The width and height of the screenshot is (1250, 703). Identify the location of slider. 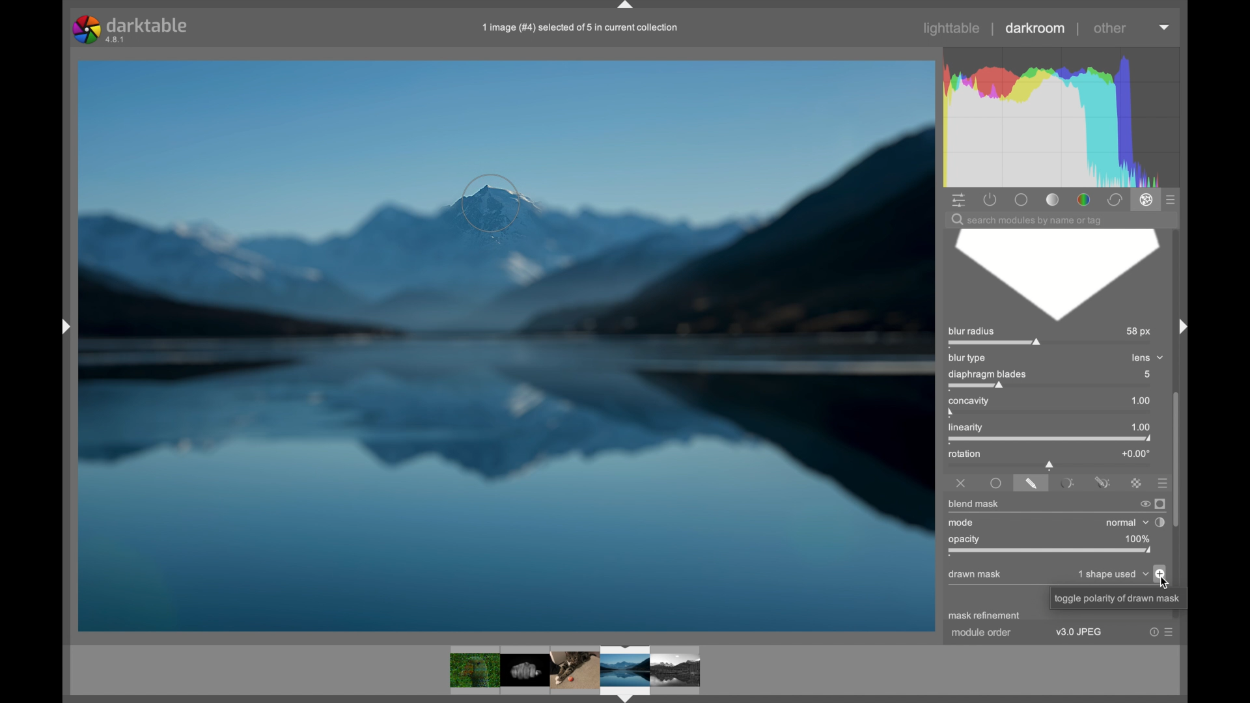
(1050, 464).